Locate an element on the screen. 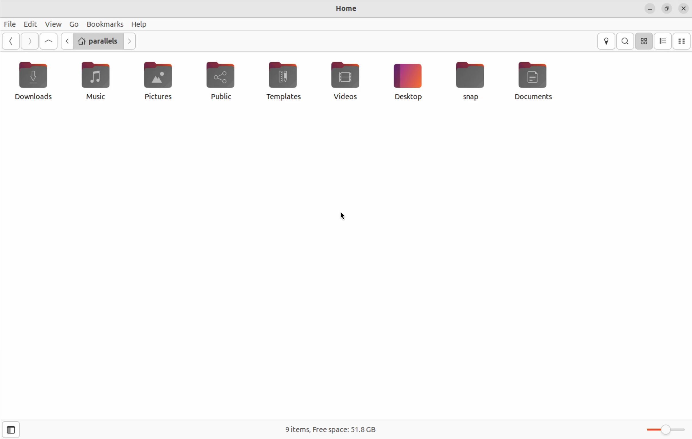 This screenshot has width=692, height=439. search is located at coordinates (626, 41).